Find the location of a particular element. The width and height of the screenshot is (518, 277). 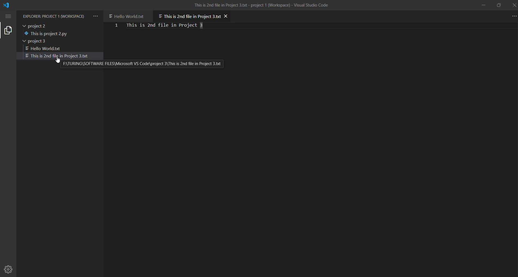

file locaton is located at coordinates (142, 64).